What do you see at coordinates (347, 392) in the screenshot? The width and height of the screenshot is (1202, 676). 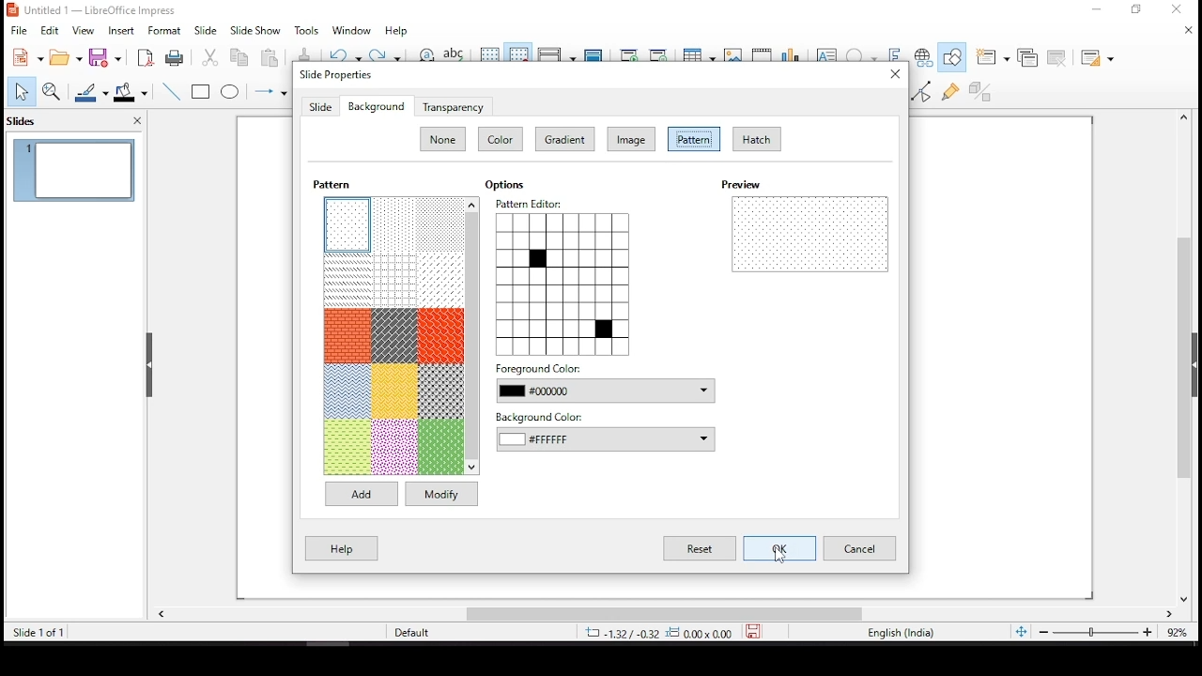 I see `pattern` at bounding box center [347, 392].